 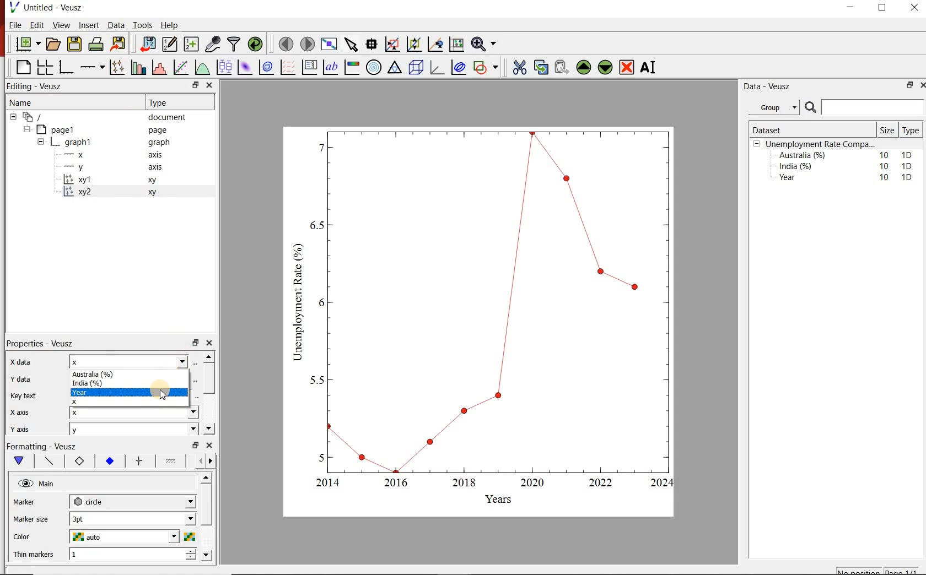 What do you see at coordinates (206, 555) in the screenshot?
I see `move down` at bounding box center [206, 555].